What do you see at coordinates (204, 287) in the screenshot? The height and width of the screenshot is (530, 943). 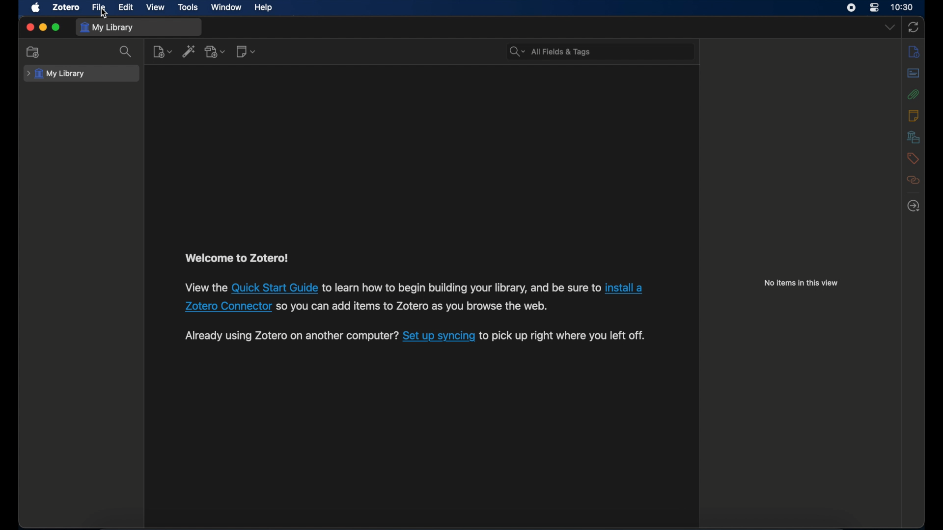 I see `view the ` at bounding box center [204, 287].